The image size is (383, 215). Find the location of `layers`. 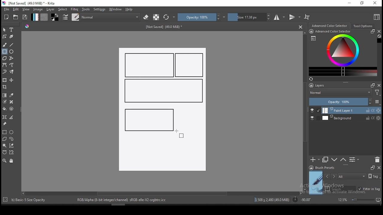

layers is located at coordinates (319, 86).